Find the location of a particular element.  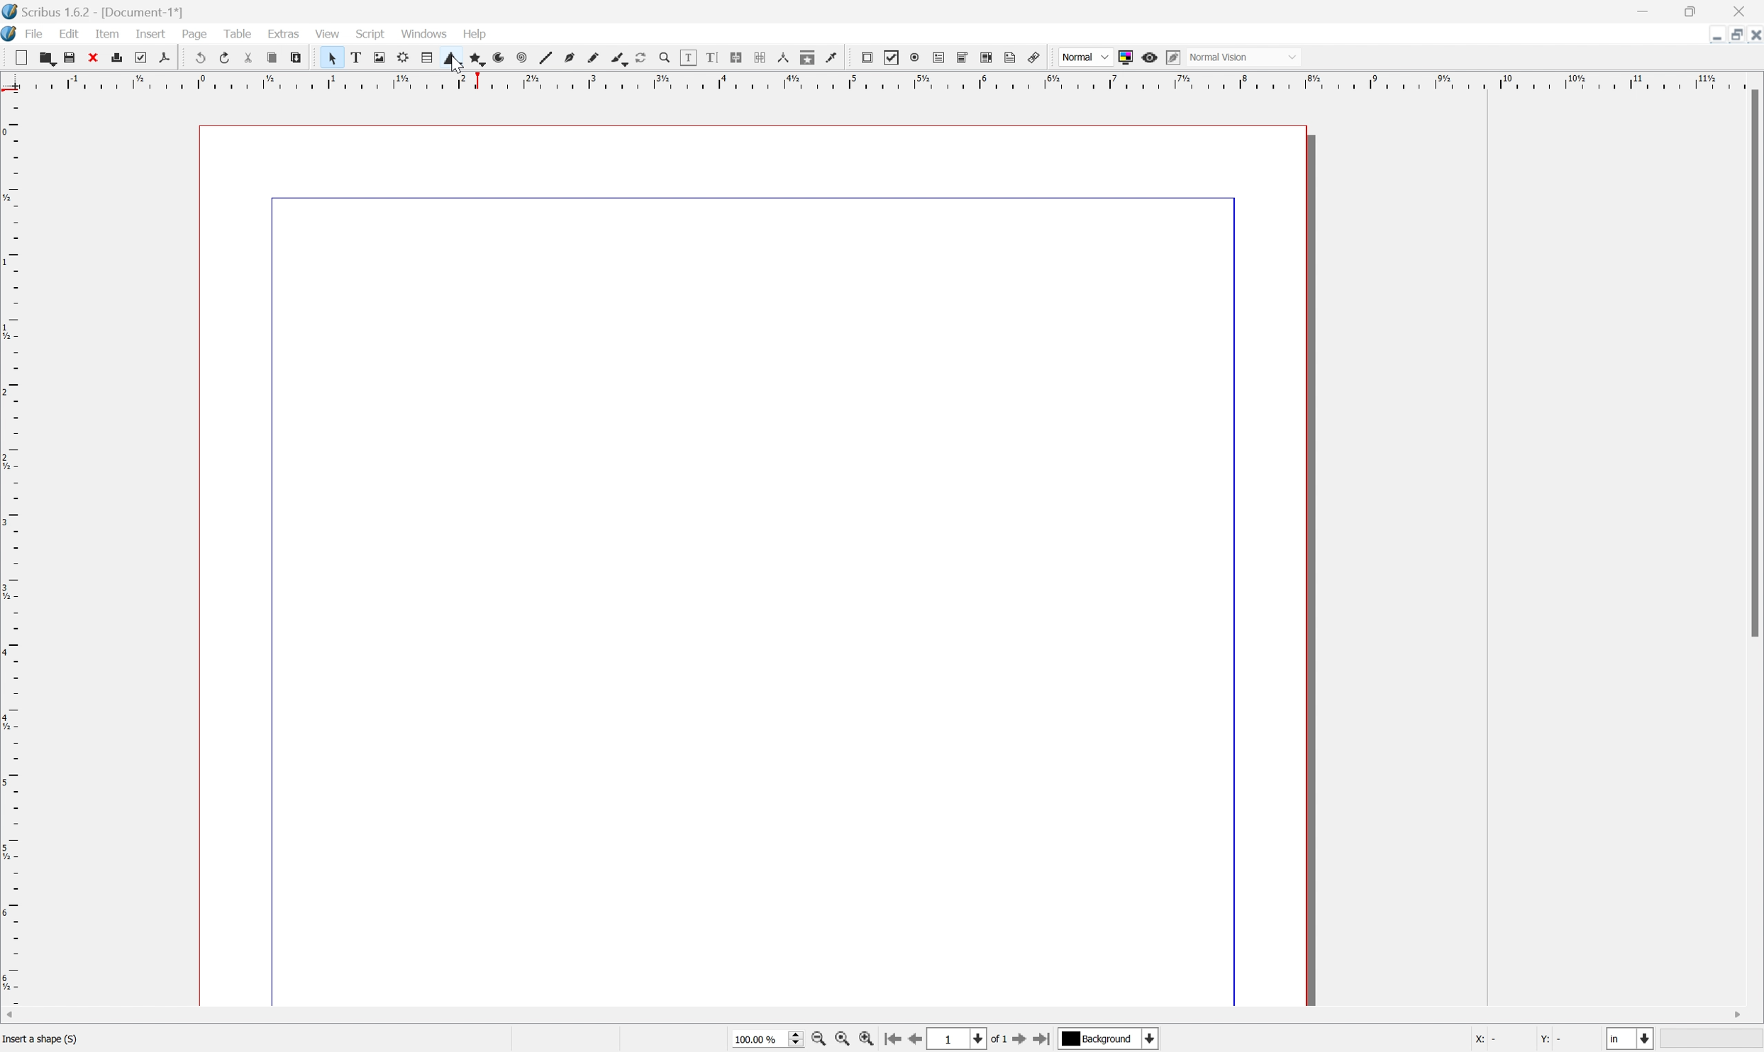

Help is located at coordinates (475, 35).